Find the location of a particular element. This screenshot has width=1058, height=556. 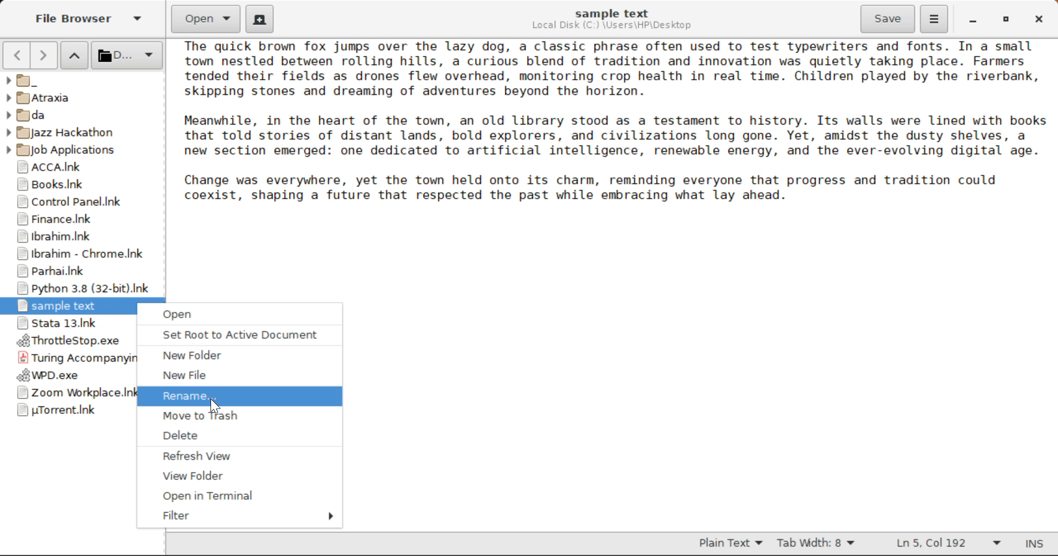

sample text File Name is located at coordinates (612, 13).